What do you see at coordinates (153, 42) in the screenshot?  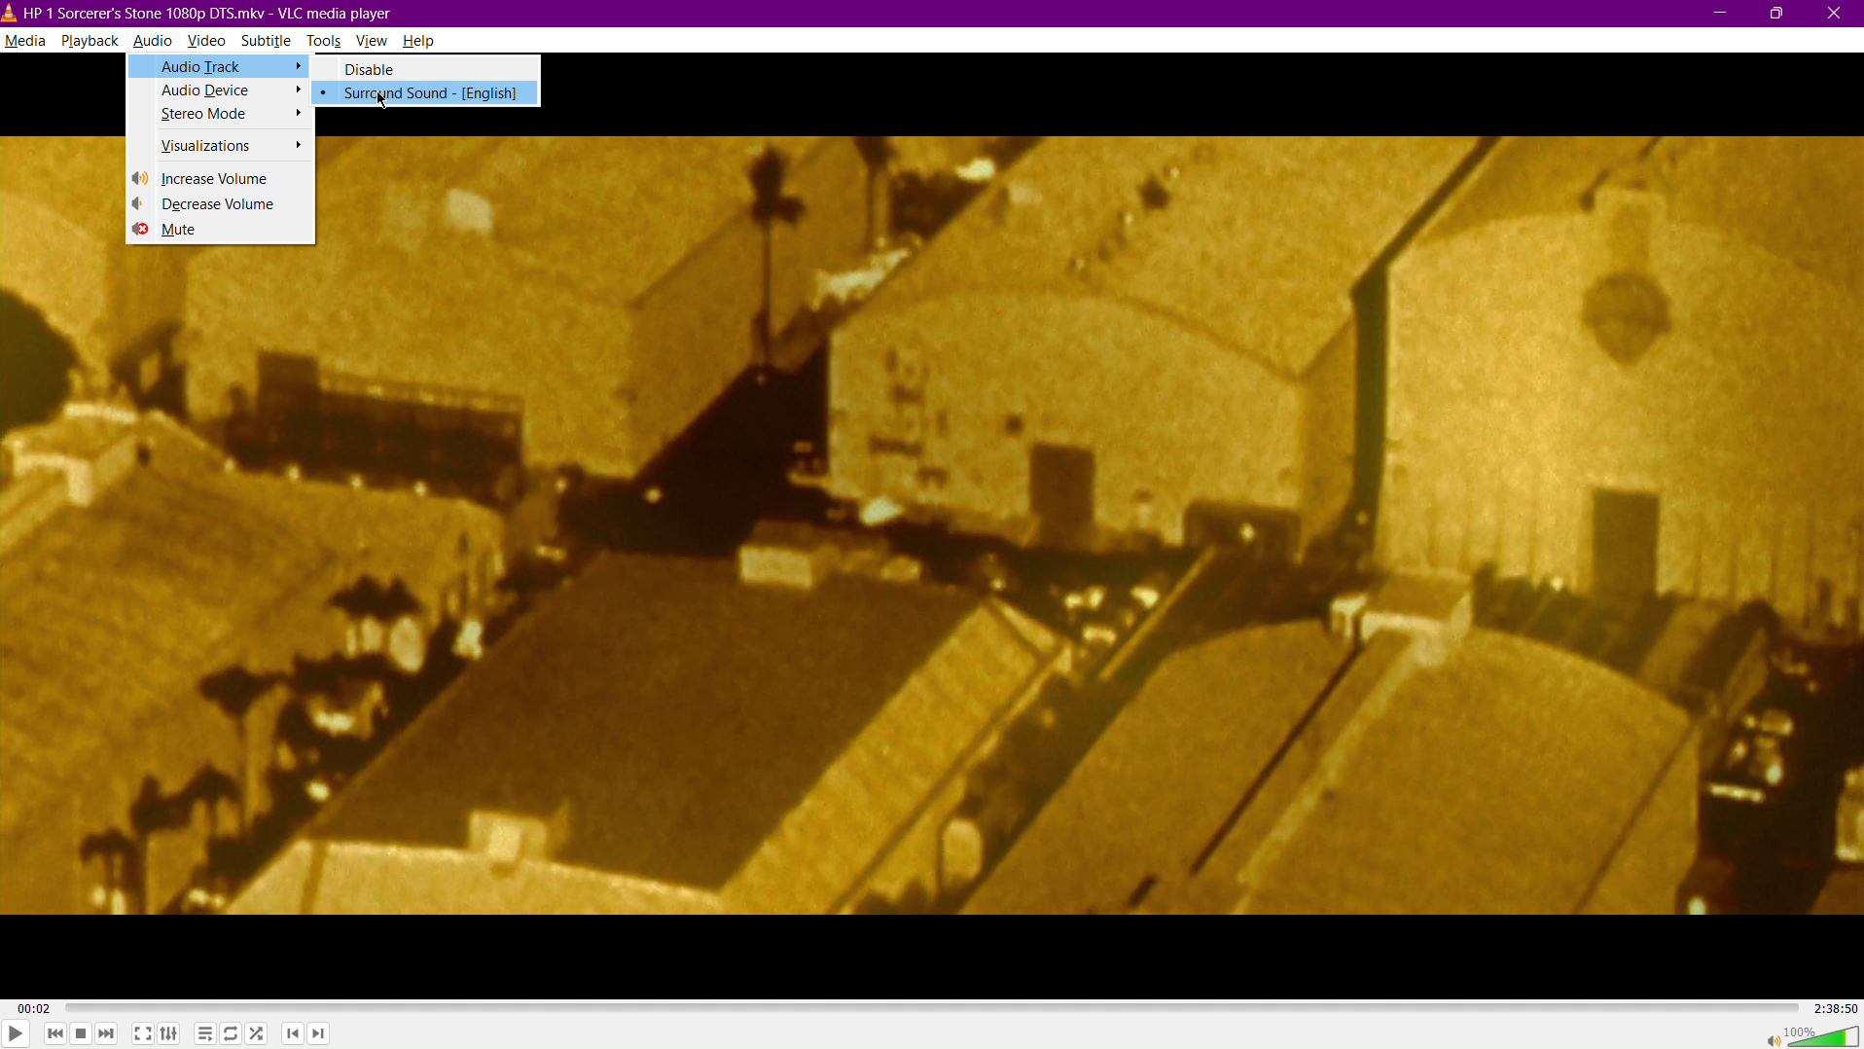 I see `Audio` at bounding box center [153, 42].